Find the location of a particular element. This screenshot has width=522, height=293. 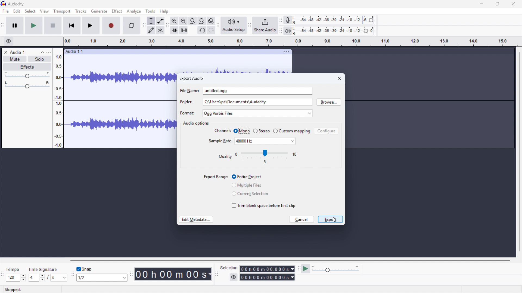

Analyse  is located at coordinates (133, 11).